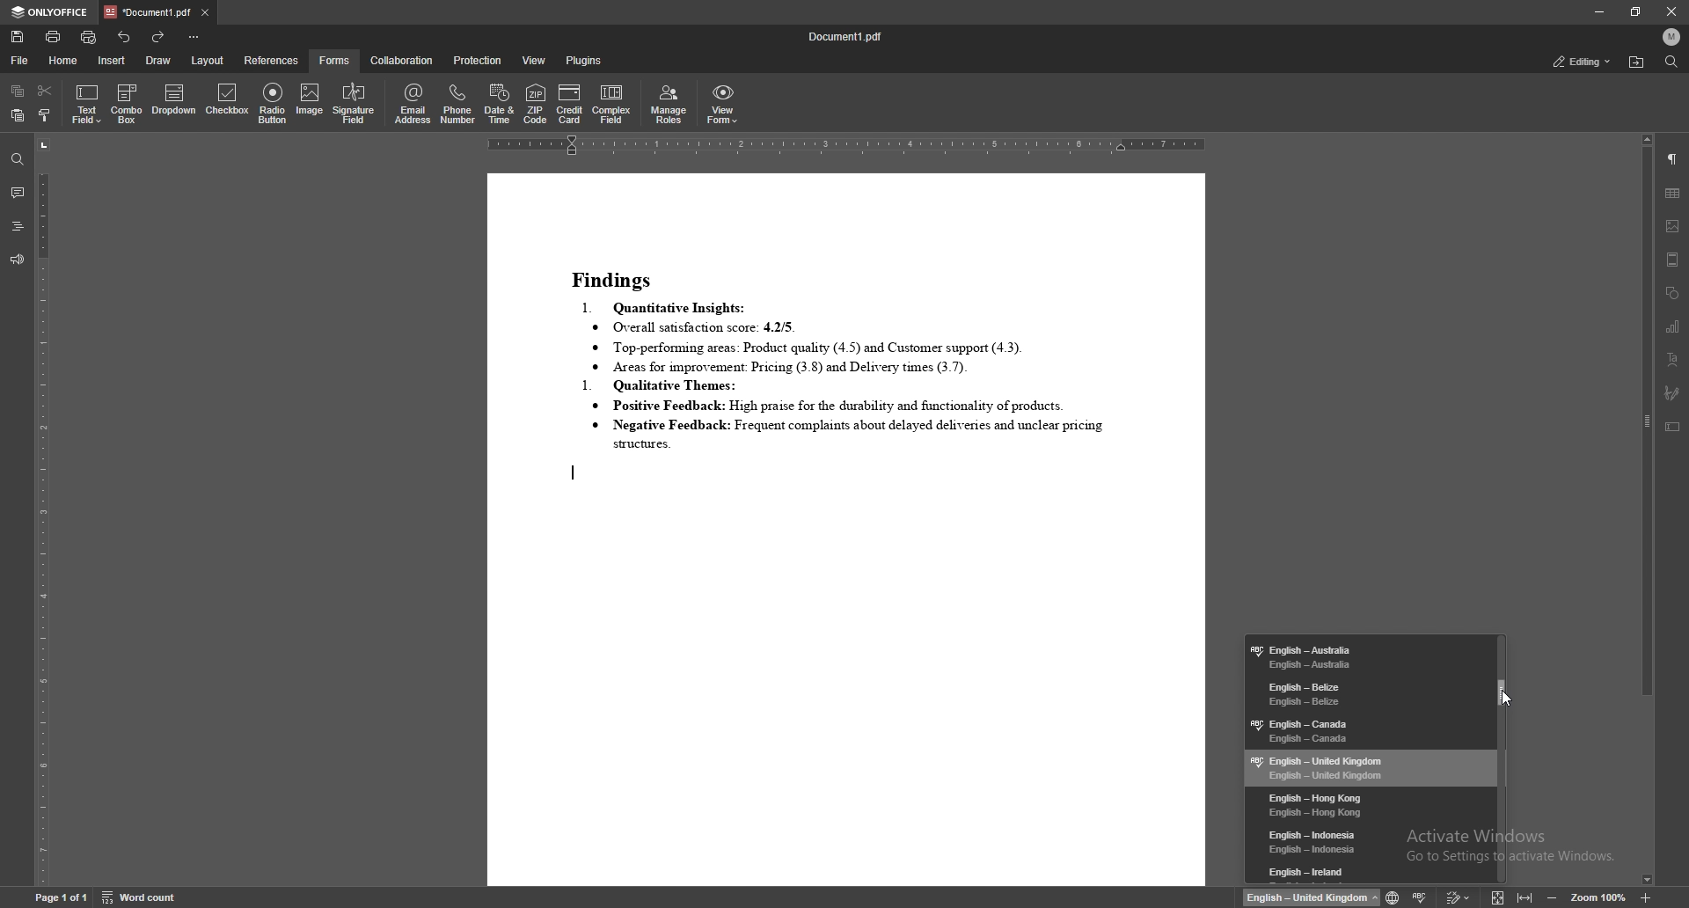  I want to click on language, so click(1367, 842).